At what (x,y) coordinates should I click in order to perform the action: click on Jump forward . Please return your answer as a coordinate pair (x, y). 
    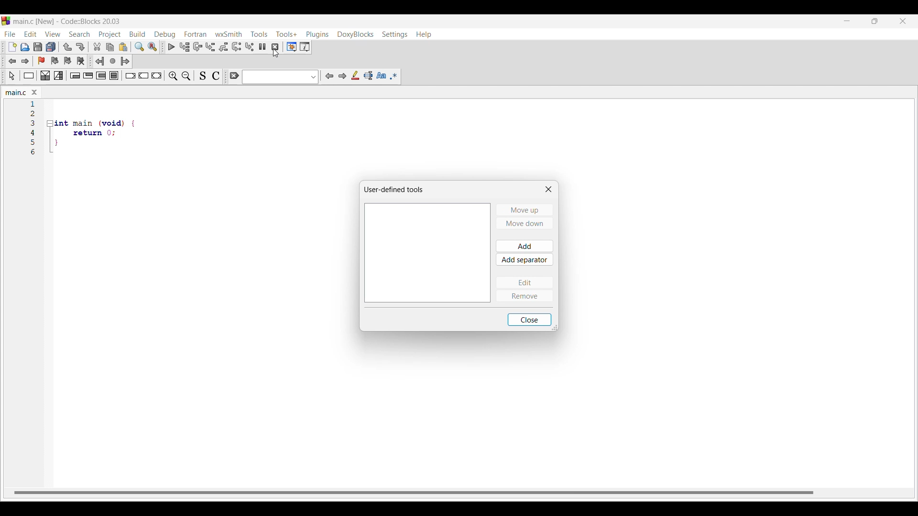
    Looking at the image, I should click on (25, 61).